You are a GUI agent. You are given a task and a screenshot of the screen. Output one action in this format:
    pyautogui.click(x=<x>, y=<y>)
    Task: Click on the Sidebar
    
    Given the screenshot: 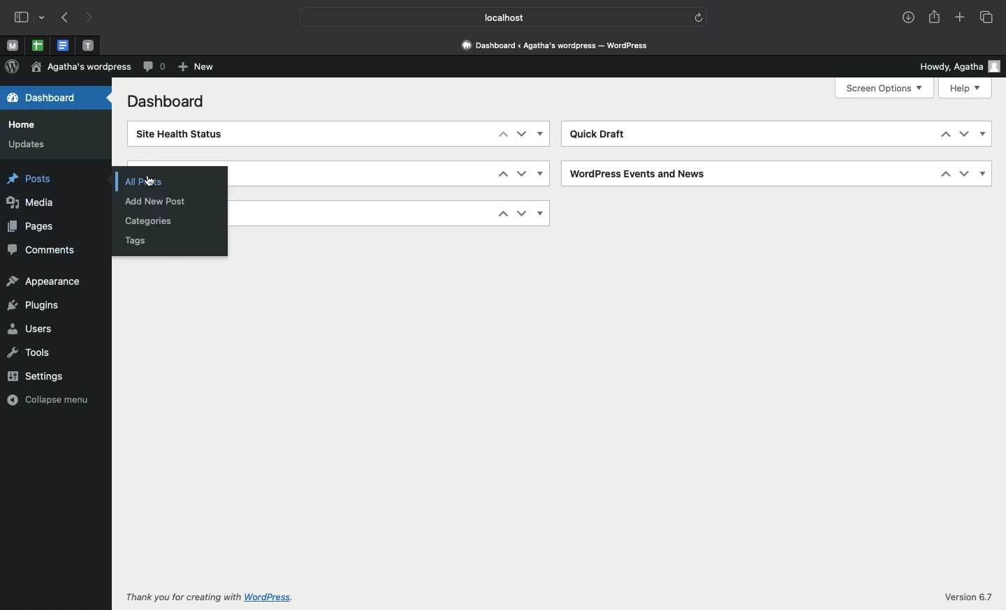 What is the action you would take?
    pyautogui.click(x=30, y=18)
    